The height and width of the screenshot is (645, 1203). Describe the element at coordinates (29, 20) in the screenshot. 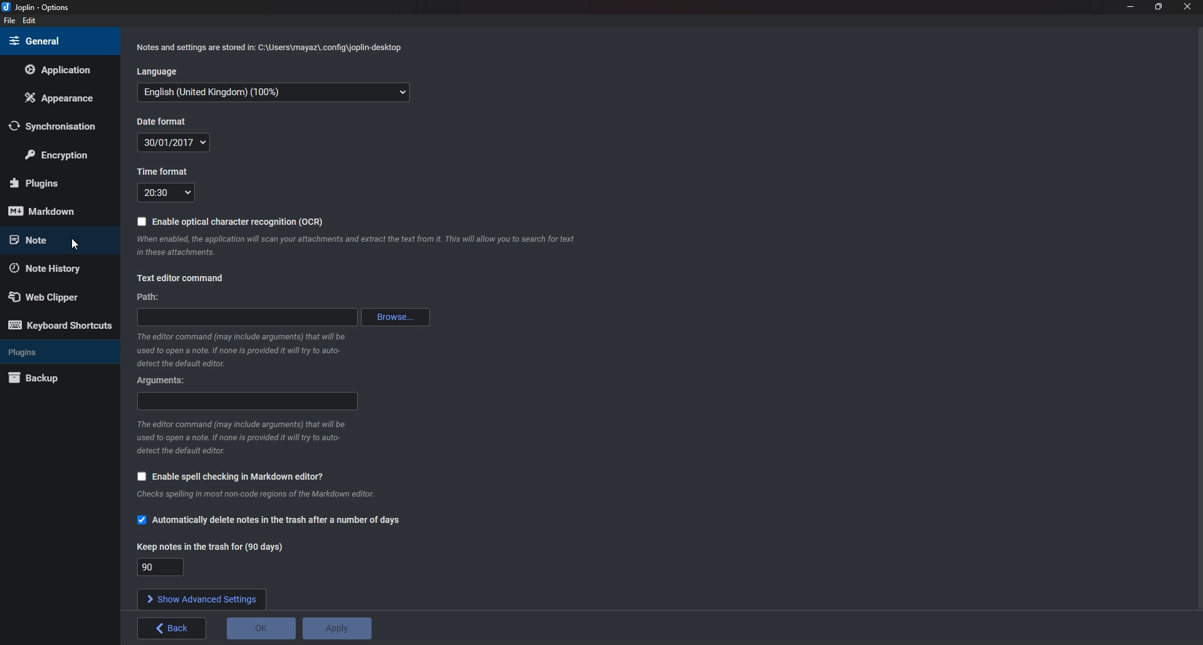

I see `eDIT` at that location.